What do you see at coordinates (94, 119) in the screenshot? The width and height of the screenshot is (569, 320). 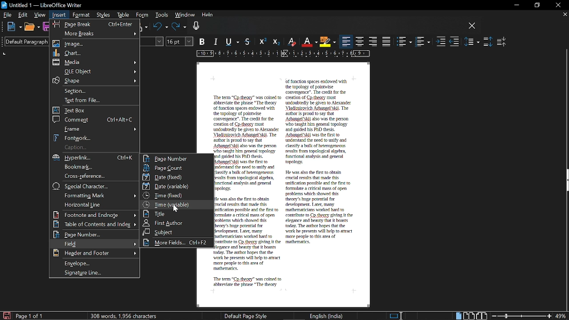 I see `Comment` at bounding box center [94, 119].